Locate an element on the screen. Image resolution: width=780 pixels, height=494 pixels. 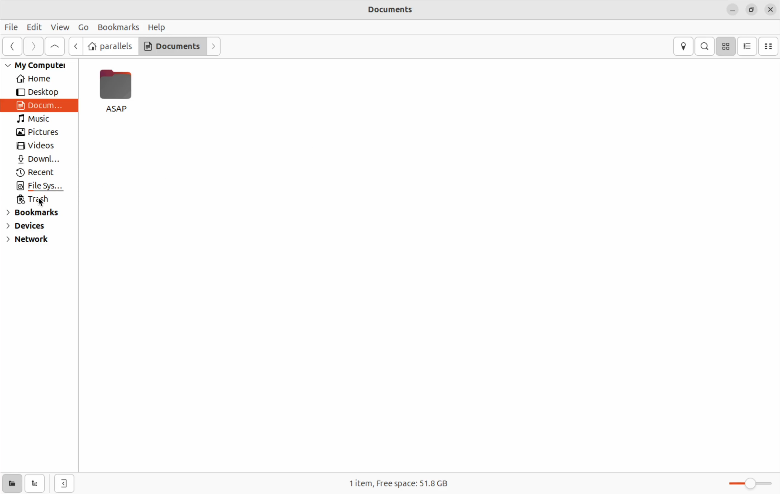
compact view is located at coordinates (770, 47).